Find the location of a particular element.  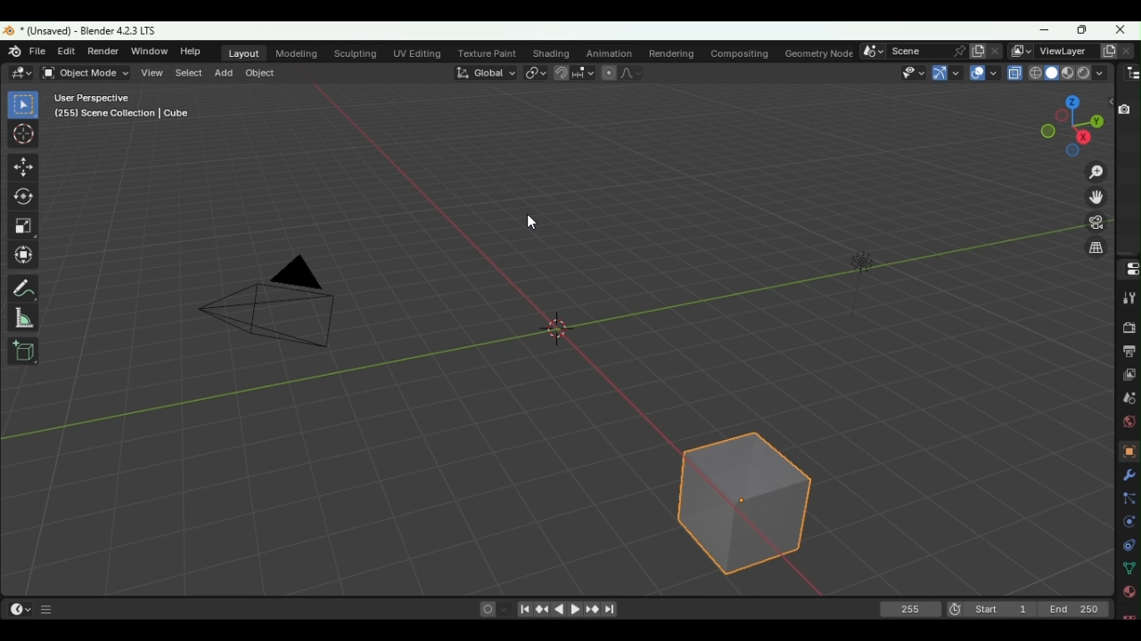

Render is located at coordinates (1131, 328).